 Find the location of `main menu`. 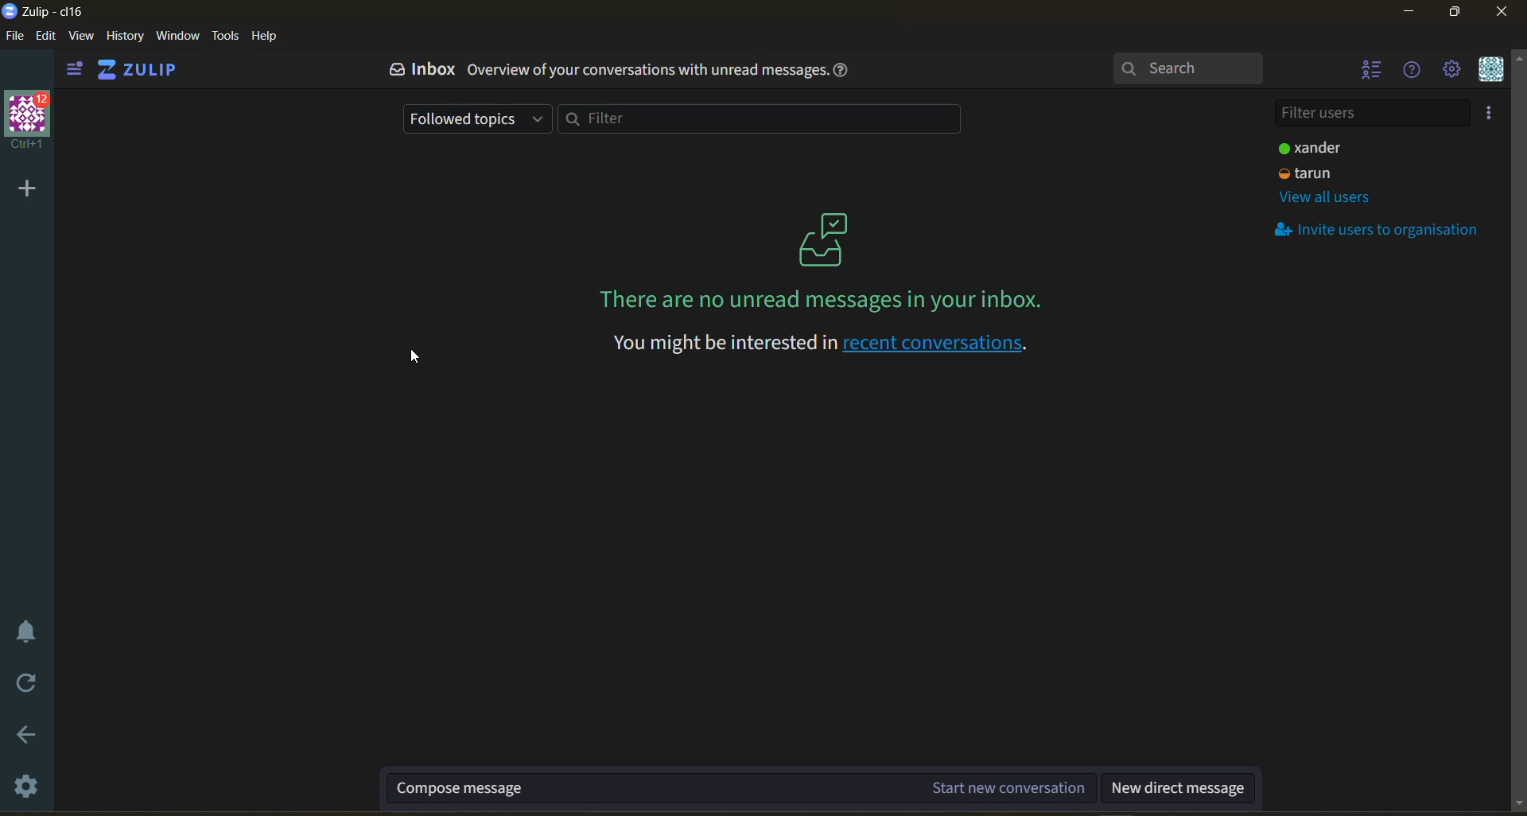

main menu is located at coordinates (1458, 71).